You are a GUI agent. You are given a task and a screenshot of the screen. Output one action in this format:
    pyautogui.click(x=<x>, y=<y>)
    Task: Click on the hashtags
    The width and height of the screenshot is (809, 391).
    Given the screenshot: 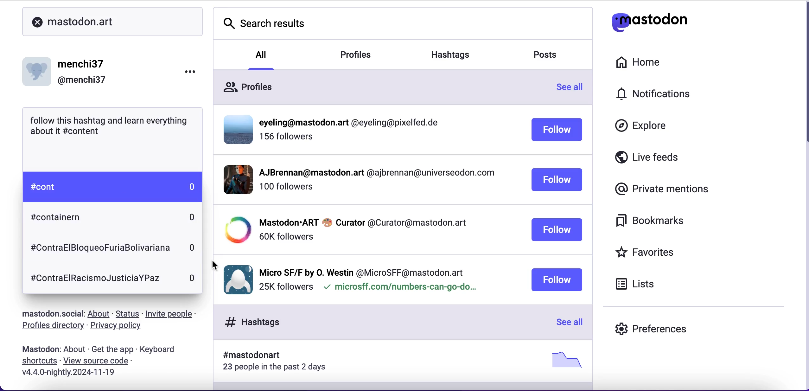 What is the action you would take?
    pyautogui.click(x=249, y=322)
    